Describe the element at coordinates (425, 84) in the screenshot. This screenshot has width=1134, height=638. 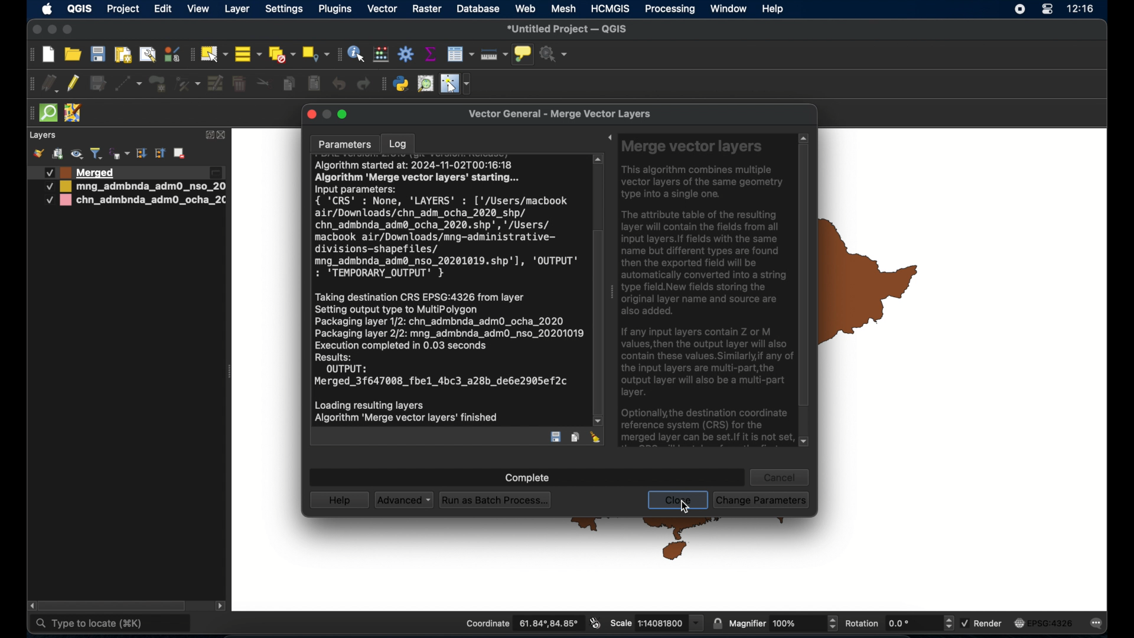
I see `osm place search` at that location.